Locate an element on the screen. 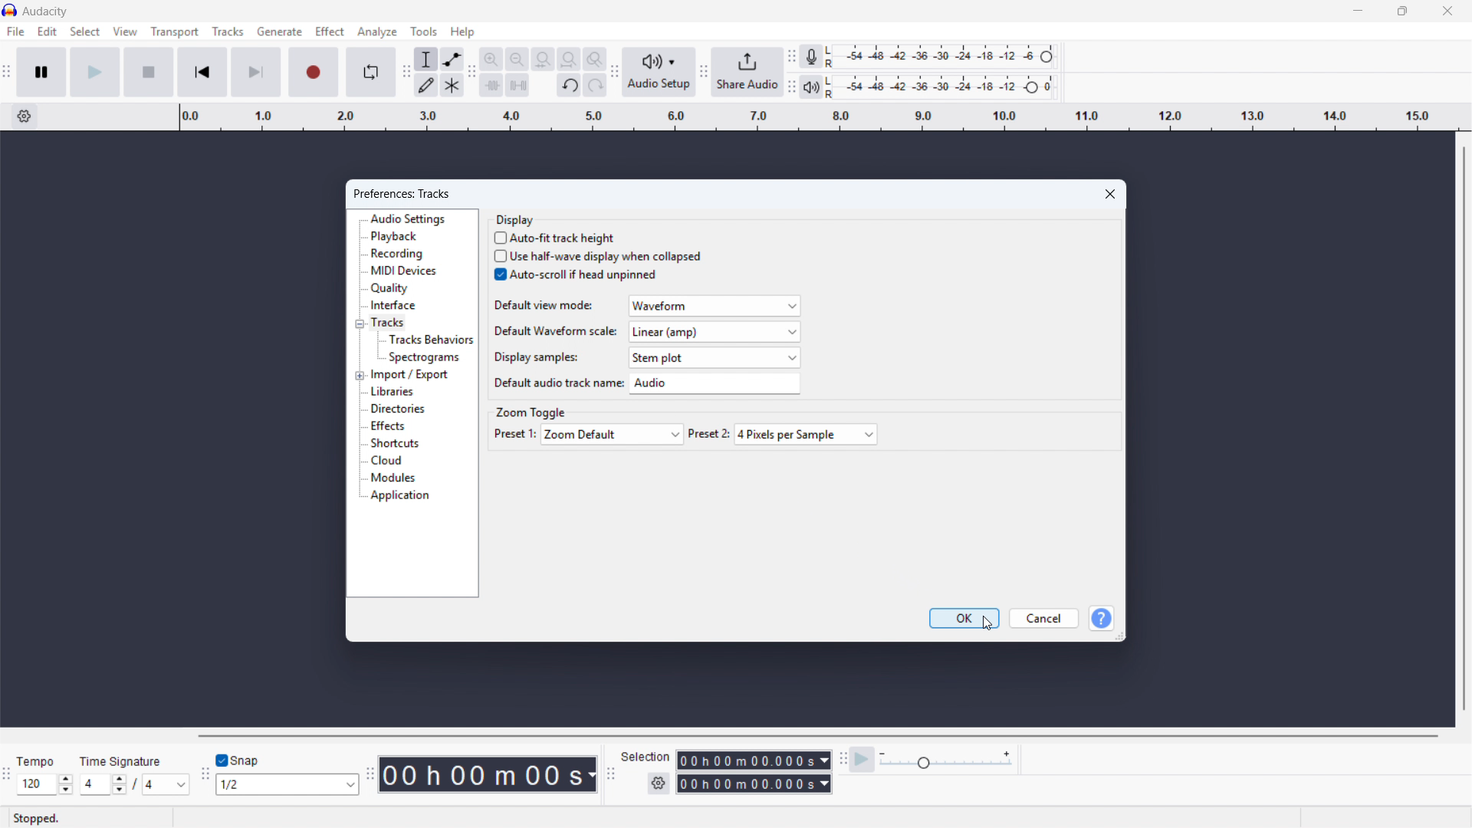 The image size is (1472, 828). tools is located at coordinates (424, 31).